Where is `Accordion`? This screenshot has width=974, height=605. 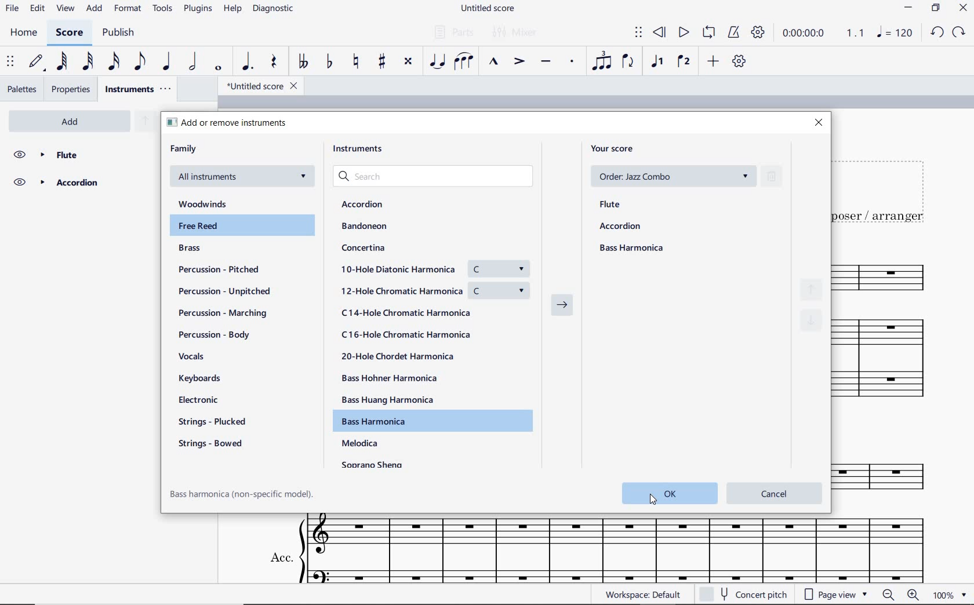 Accordion is located at coordinates (364, 205).